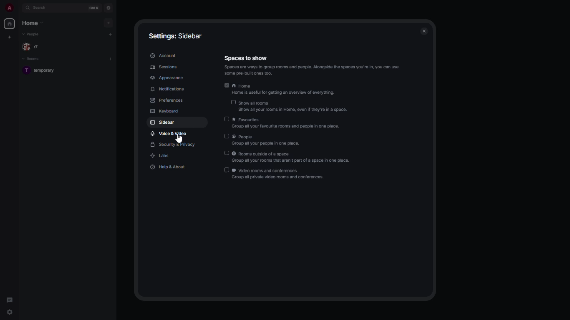 The image size is (570, 320). I want to click on settings: sidebar, so click(176, 36).